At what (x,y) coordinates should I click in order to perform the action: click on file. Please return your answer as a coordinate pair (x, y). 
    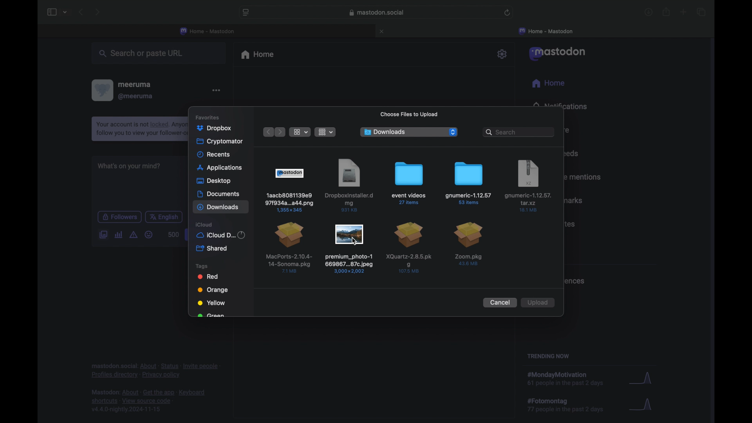
    Looking at the image, I should click on (470, 244).